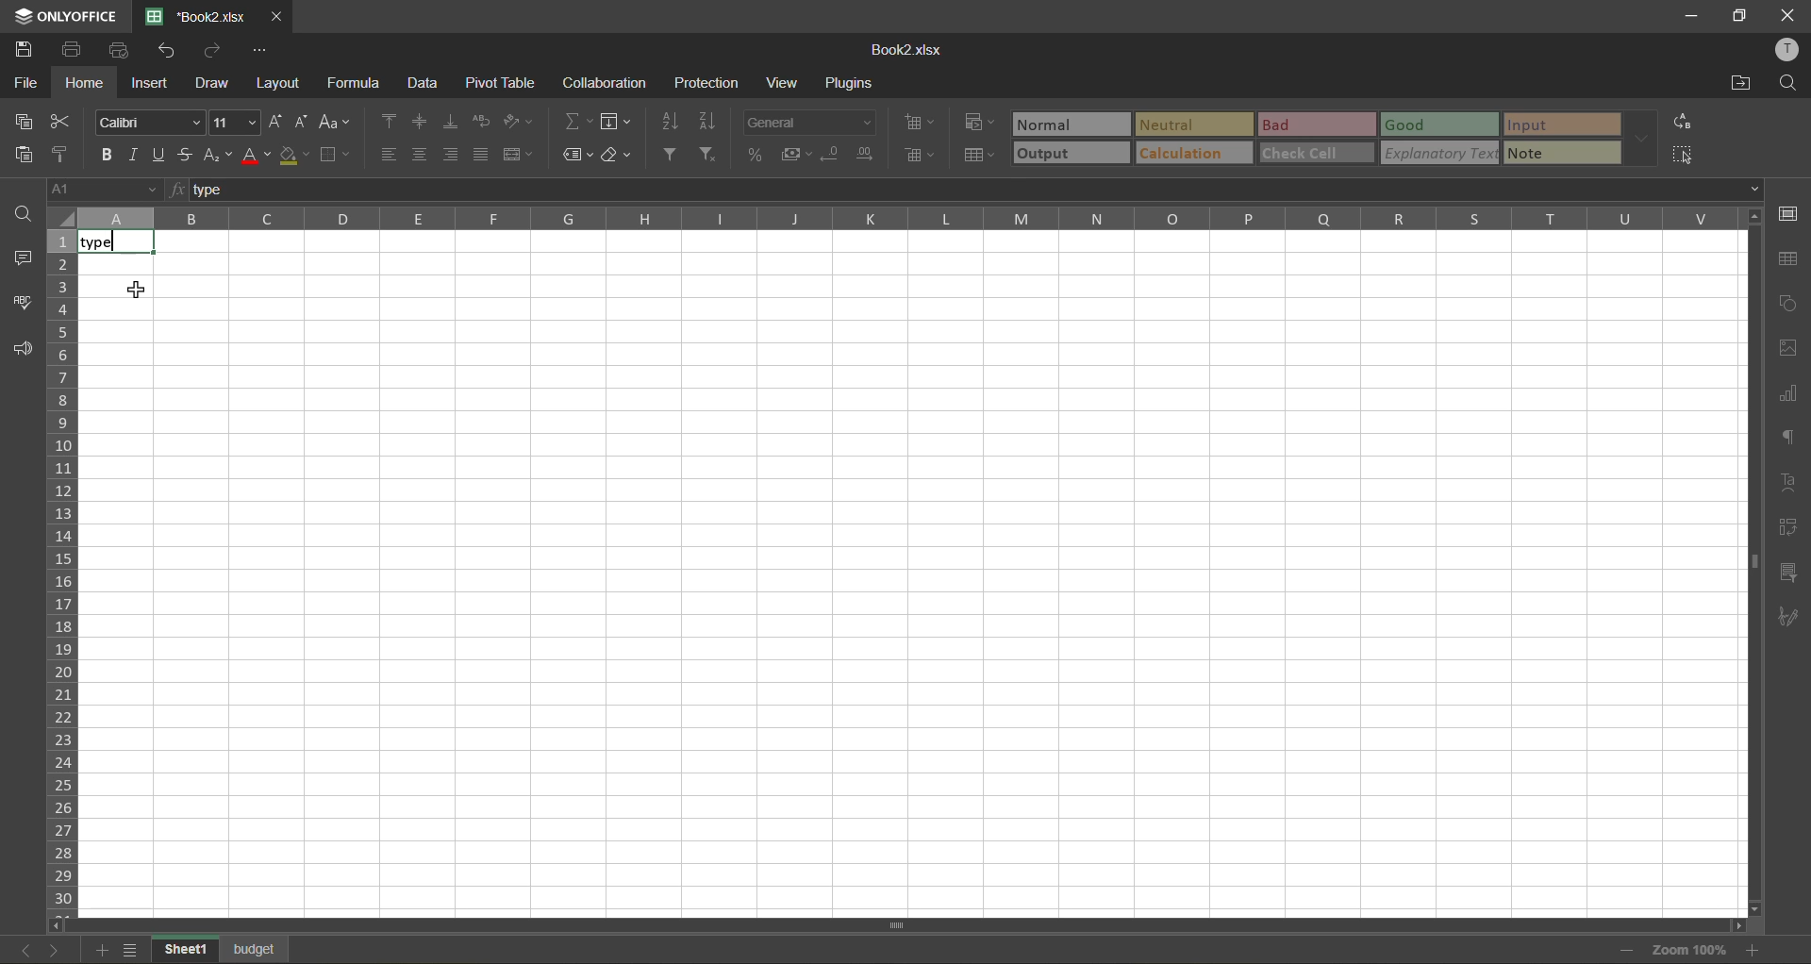 This screenshot has width=1811, height=964. I want to click on wrap text, so click(480, 121).